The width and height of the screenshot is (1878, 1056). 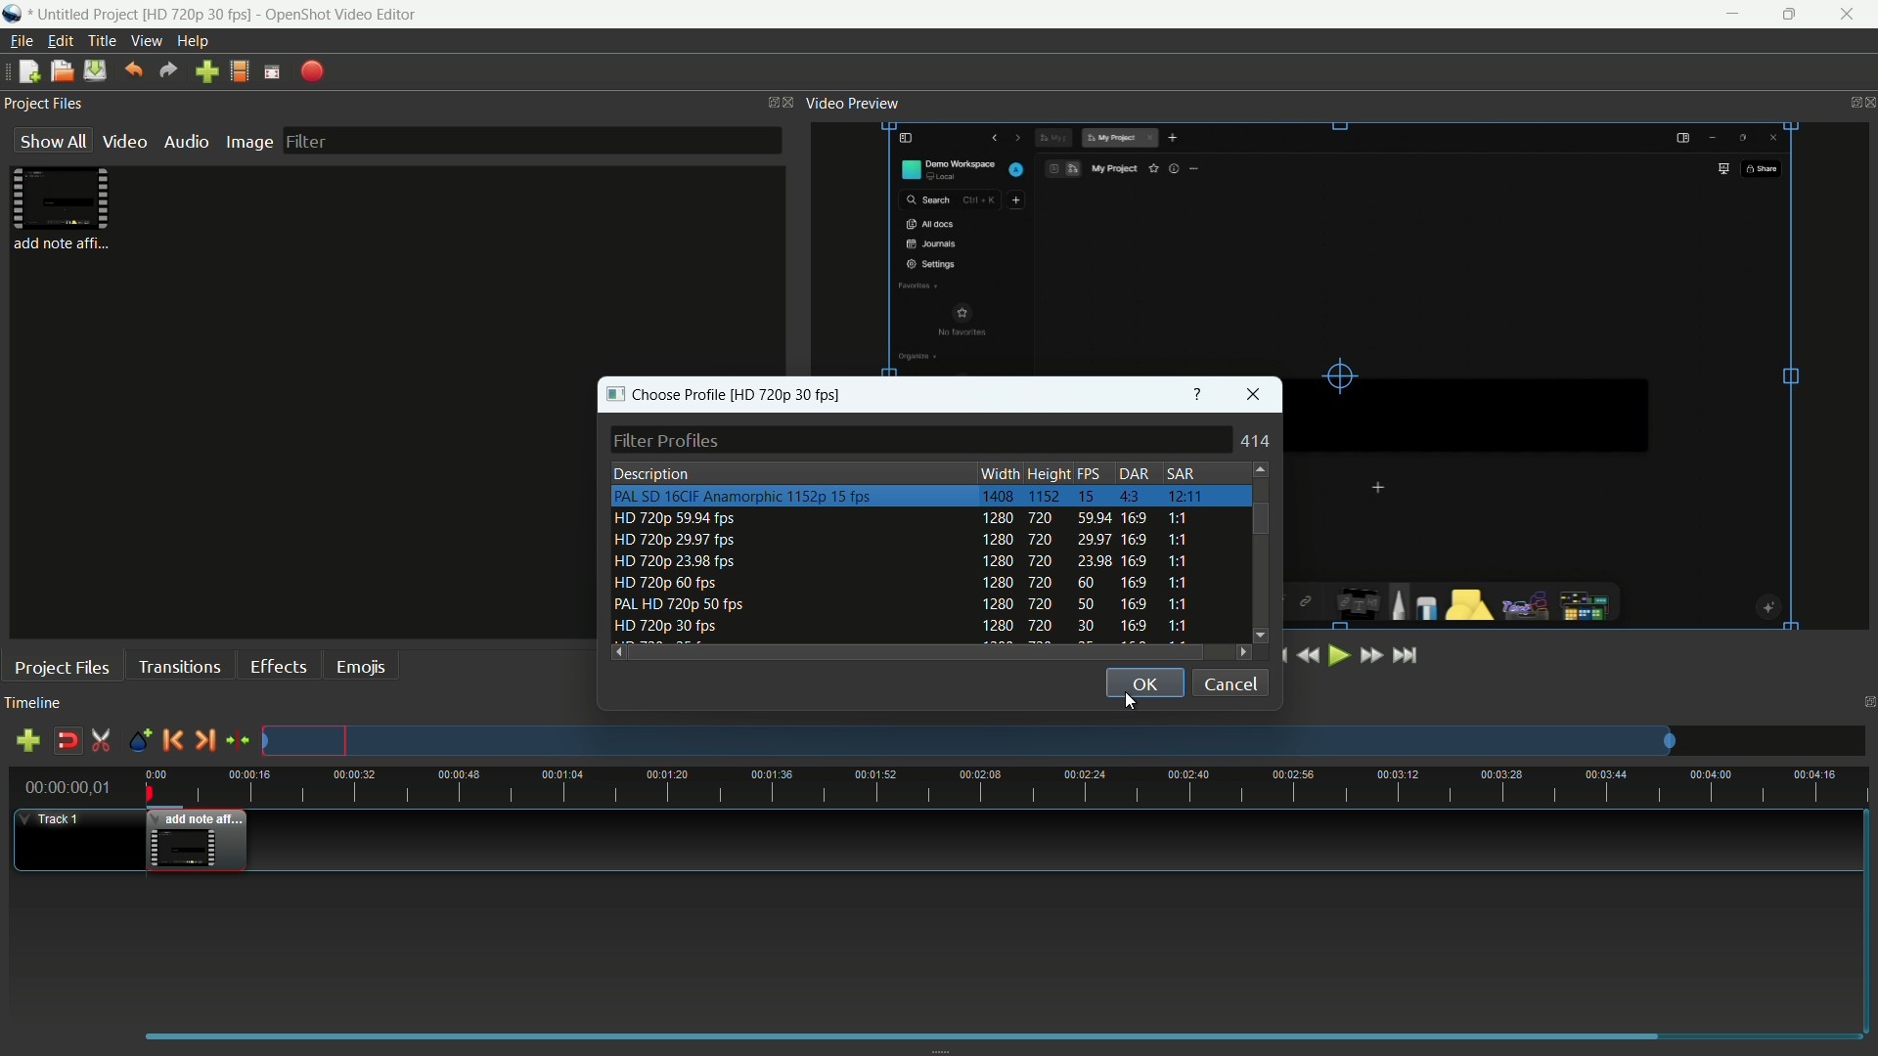 I want to click on image, so click(x=247, y=143).